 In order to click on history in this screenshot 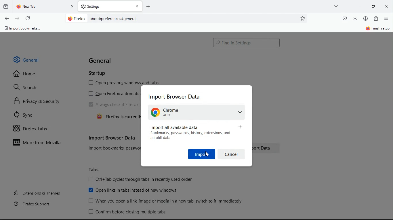, I will do `click(5, 7)`.